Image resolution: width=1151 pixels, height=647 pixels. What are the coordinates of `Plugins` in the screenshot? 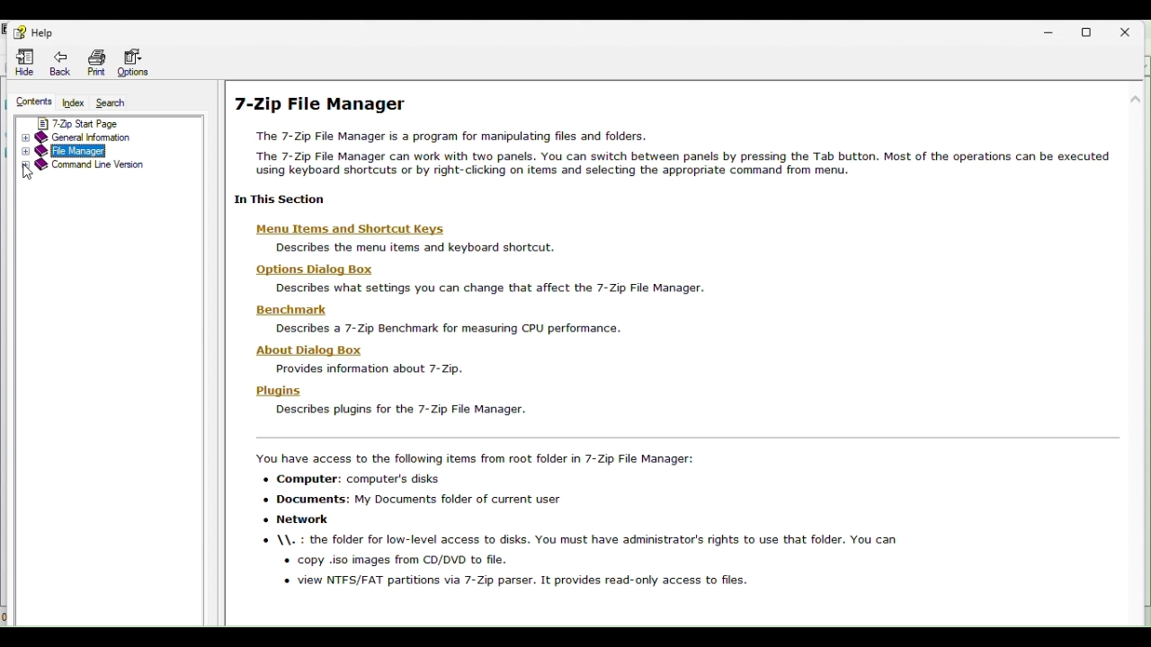 It's located at (280, 391).